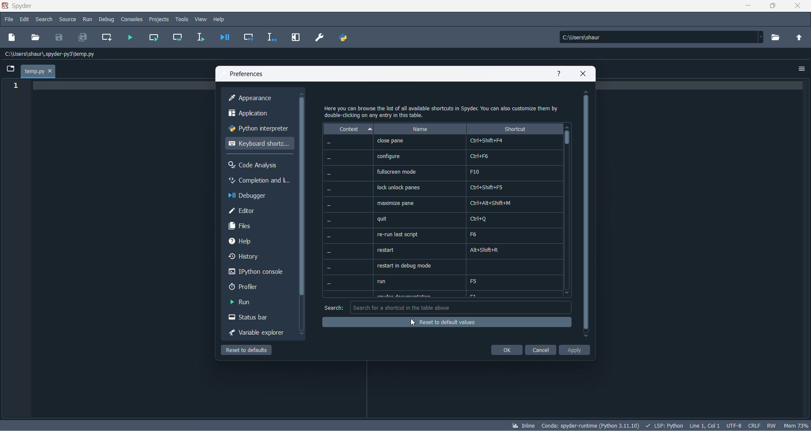 The height and width of the screenshot is (431, 811). Describe the element at coordinates (441, 112) in the screenshot. I see `text` at that location.